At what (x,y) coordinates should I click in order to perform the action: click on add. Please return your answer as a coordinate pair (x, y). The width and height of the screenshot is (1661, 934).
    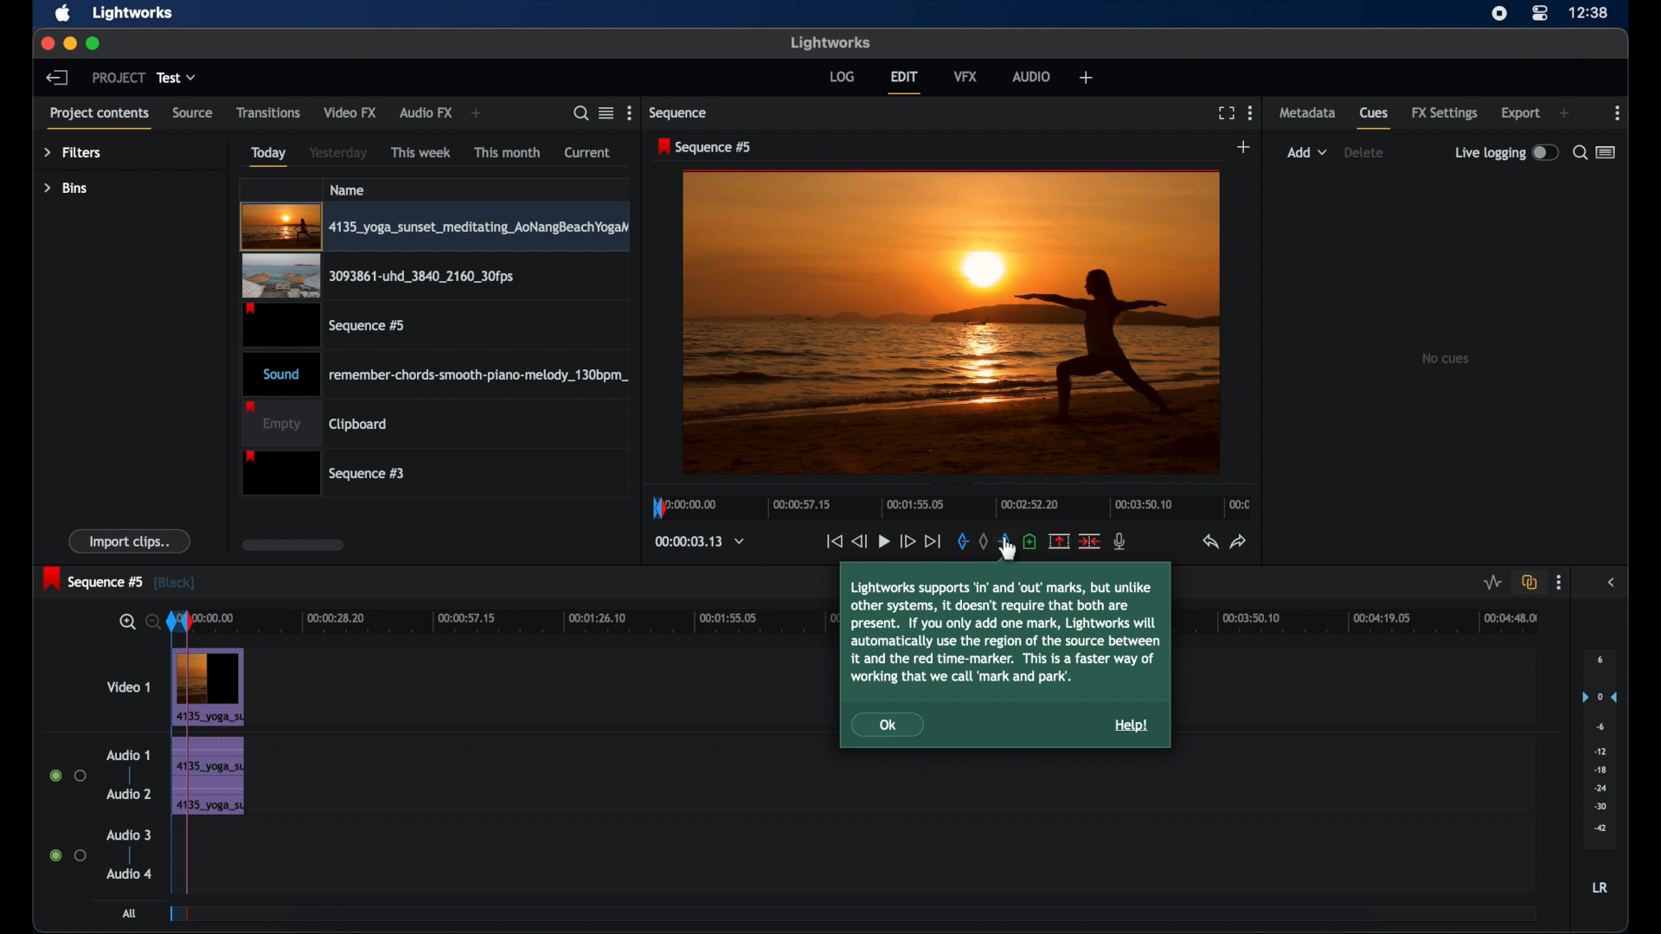
    Looking at the image, I should click on (1564, 113).